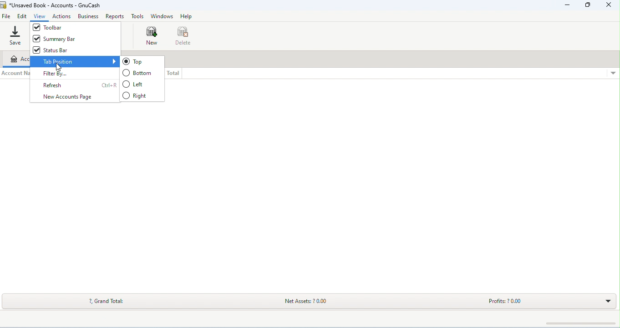  I want to click on help, so click(186, 16).